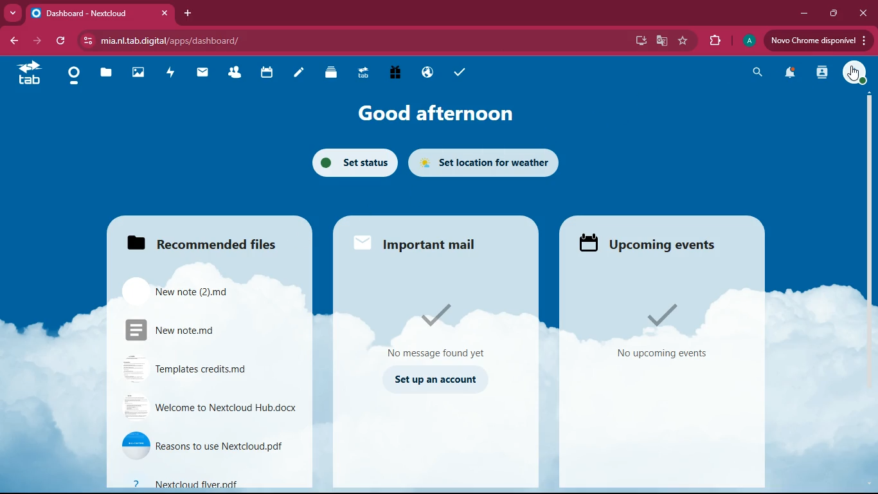  What do you see at coordinates (662, 331) in the screenshot?
I see `events` at bounding box center [662, 331].